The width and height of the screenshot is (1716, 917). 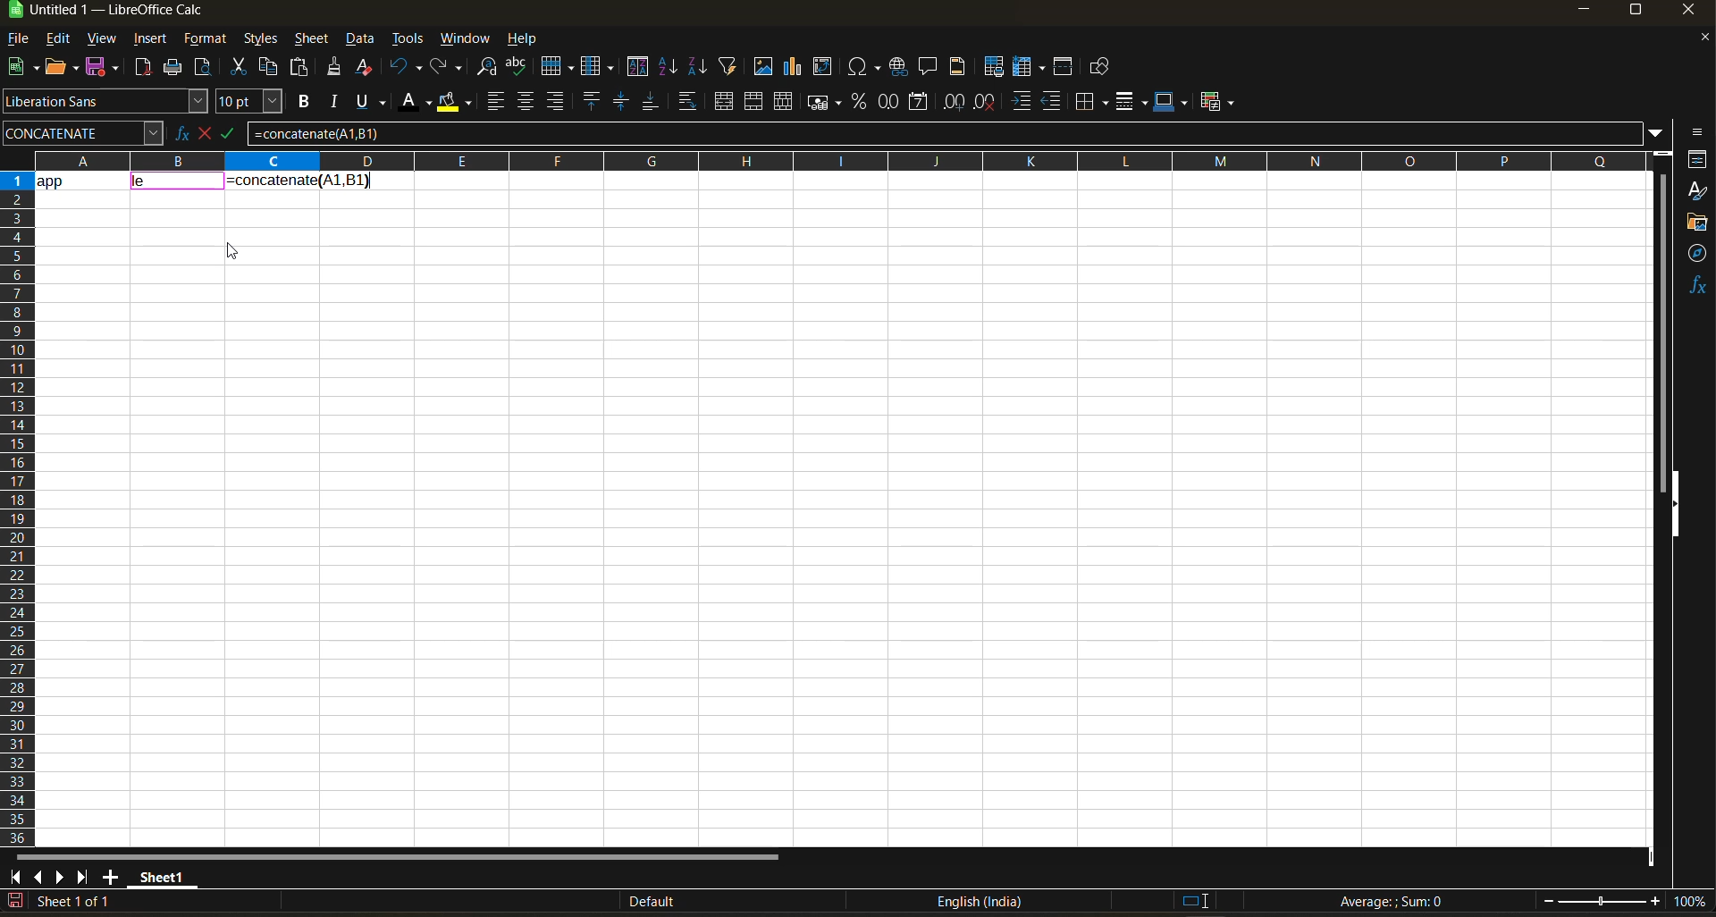 What do you see at coordinates (21, 68) in the screenshot?
I see `new` at bounding box center [21, 68].